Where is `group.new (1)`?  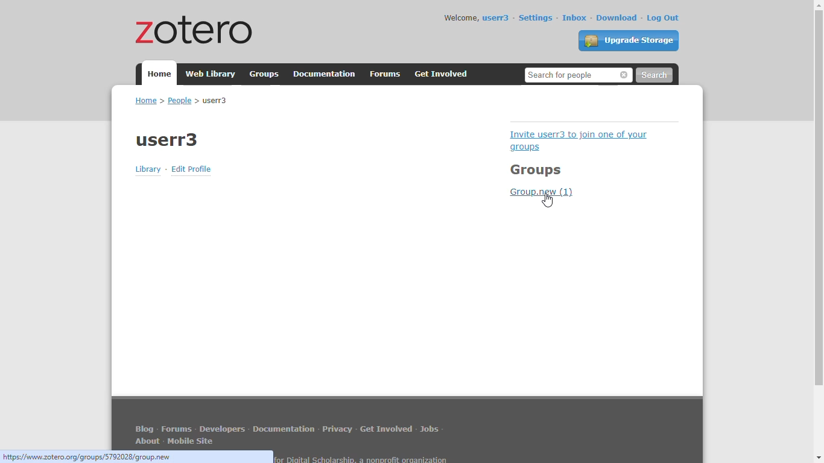
group.new (1) is located at coordinates (542, 192).